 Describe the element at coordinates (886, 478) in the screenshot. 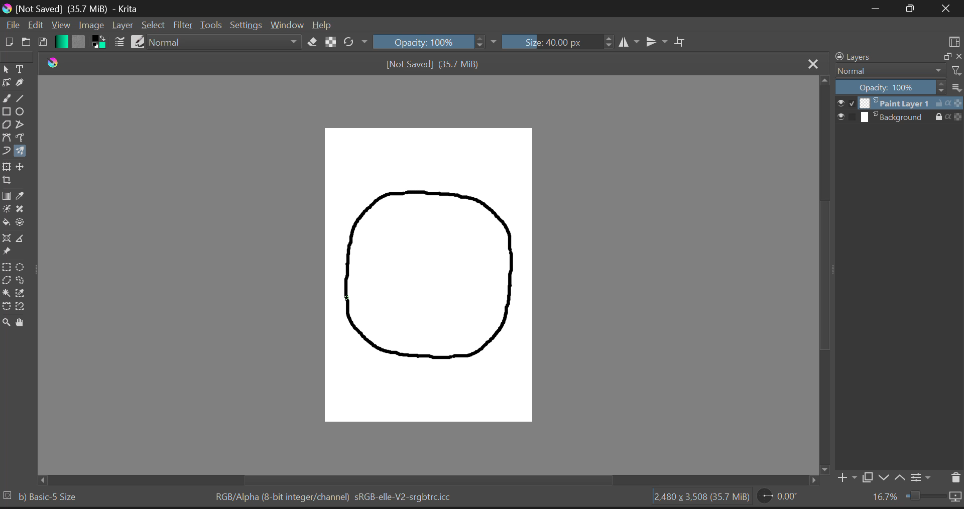

I see `Move Layer Down` at that location.